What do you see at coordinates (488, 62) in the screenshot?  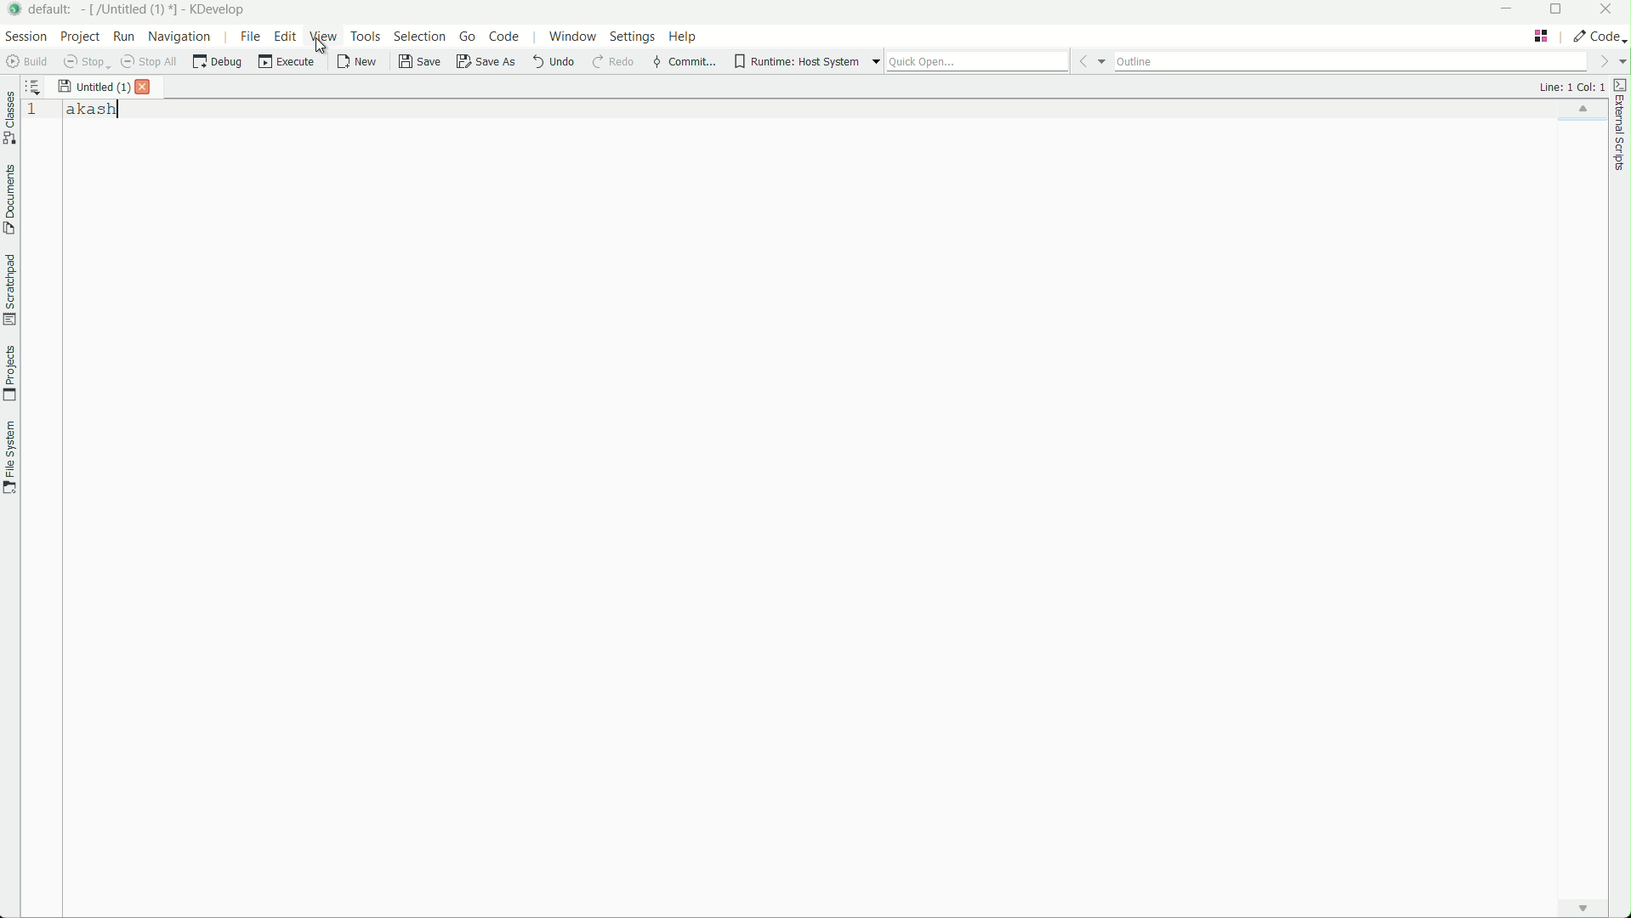 I see `save as` at bounding box center [488, 62].